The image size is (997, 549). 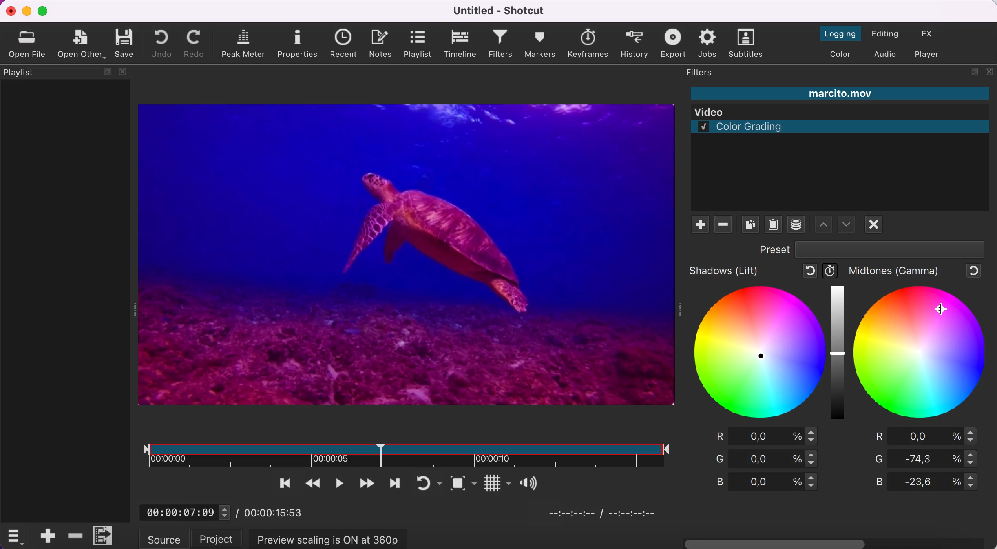 What do you see at coordinates (875, 225) in the screenshot?
I see `deselect filter` at bounding box center [875, 225].